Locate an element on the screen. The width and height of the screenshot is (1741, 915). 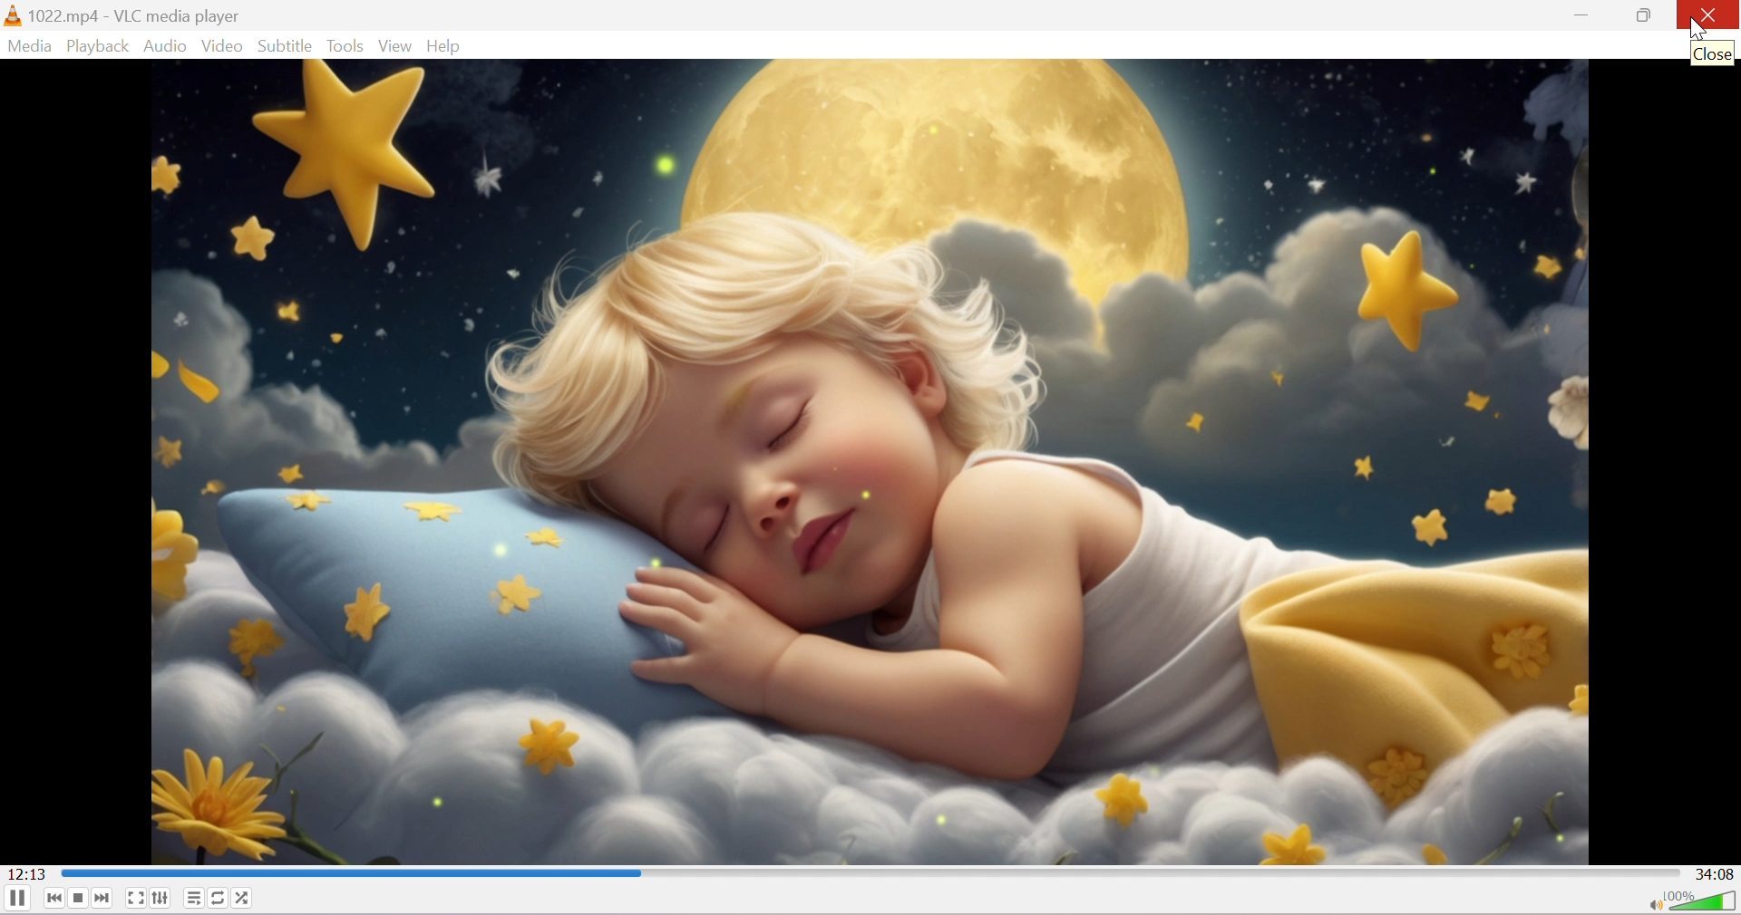
cursor is located at coordinates (1696, 29).